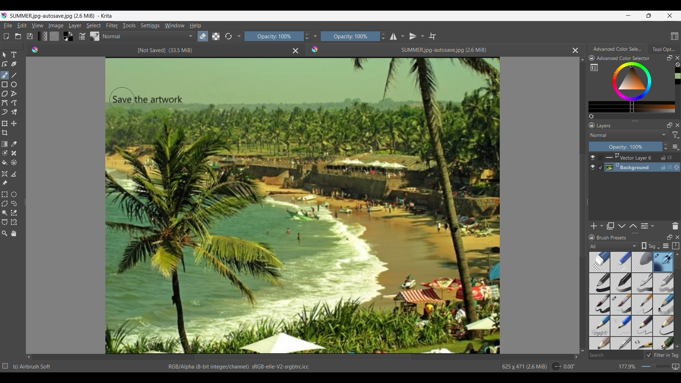  Describe the element at coordinates (656, 366) in the screenshot. I see `Slider to change zoom factor` at that location.